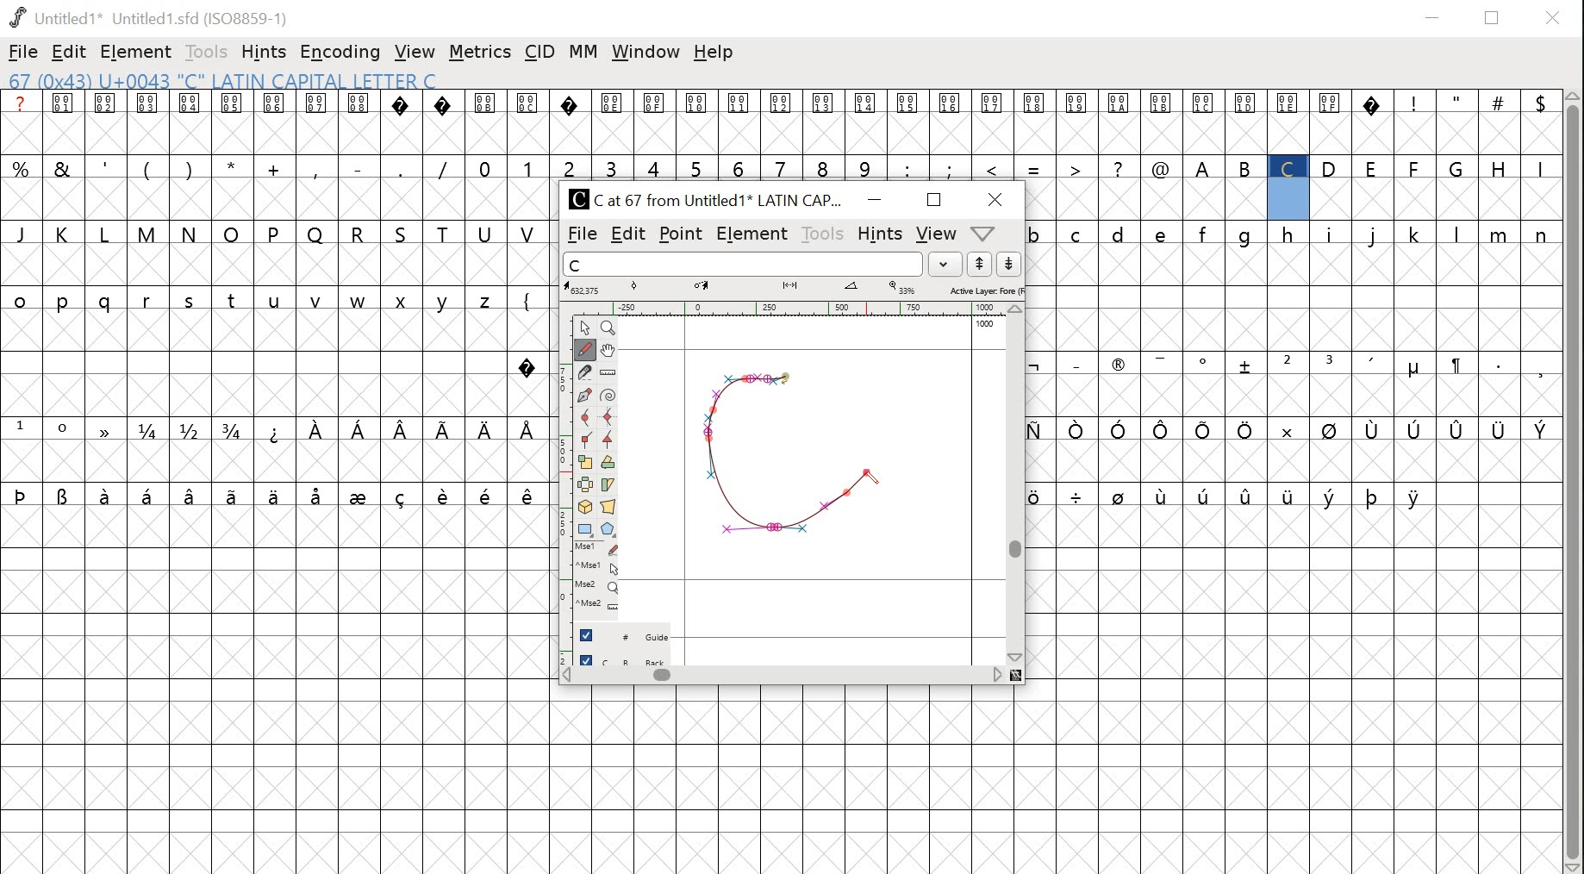 Image resolution: width=1584 pixels, height=874 pixels. I want to click on mouse wheel, so click(599, 589).